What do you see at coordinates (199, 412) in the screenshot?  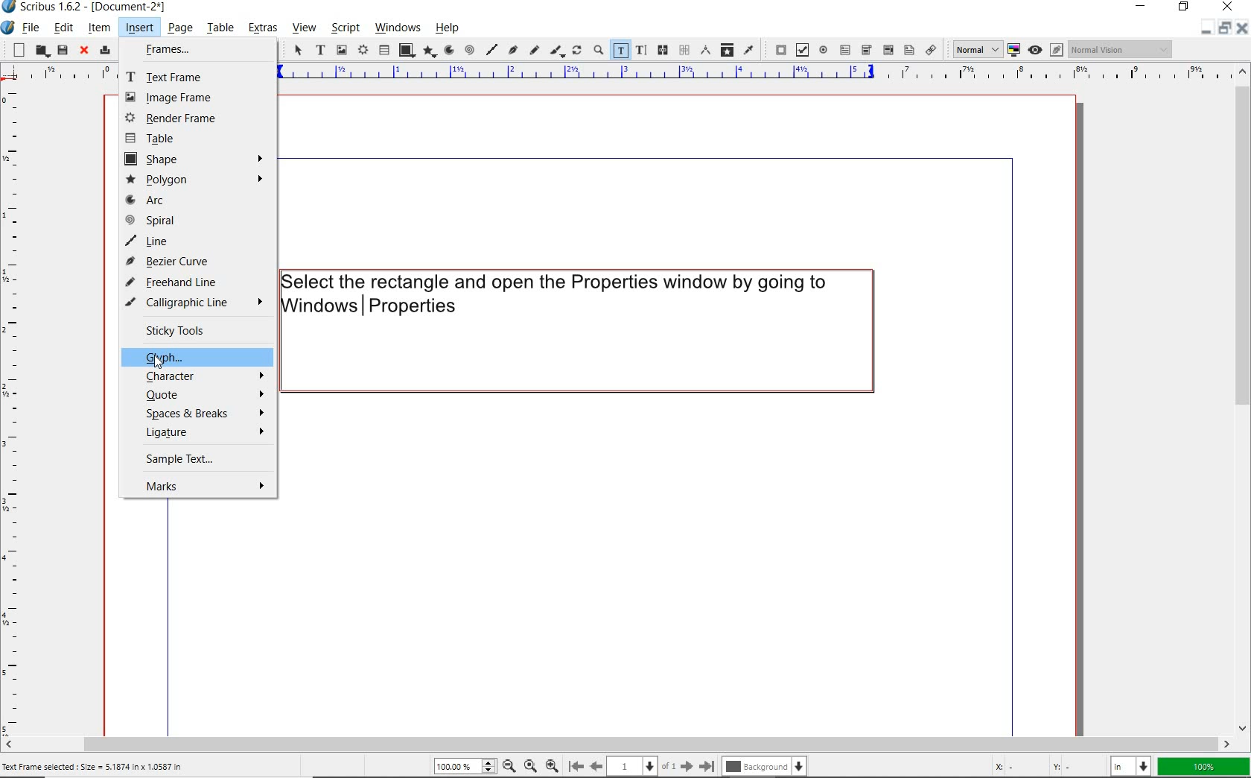 I see `spaces & breaks` at bounding box center [199, 412].